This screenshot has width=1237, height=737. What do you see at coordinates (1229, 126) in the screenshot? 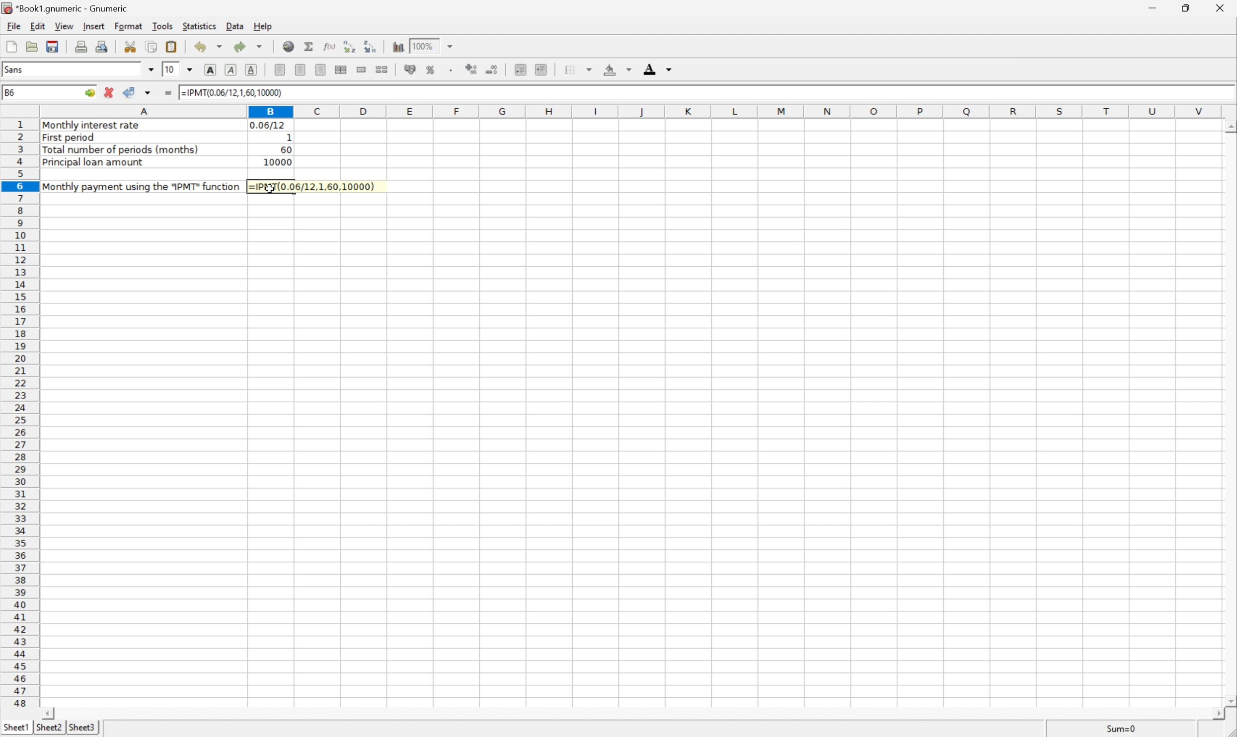
I see `Scroll Up` at bounding box center [1229, 126].